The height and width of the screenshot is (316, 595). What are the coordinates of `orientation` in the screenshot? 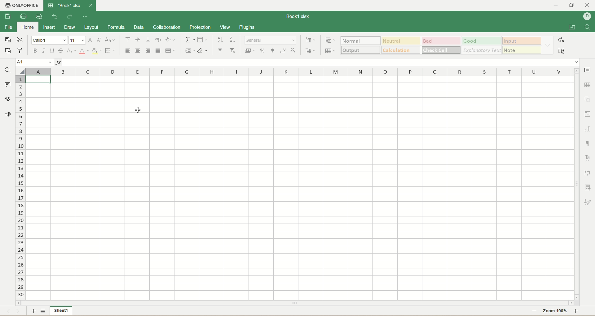 It's located at (171, 40).